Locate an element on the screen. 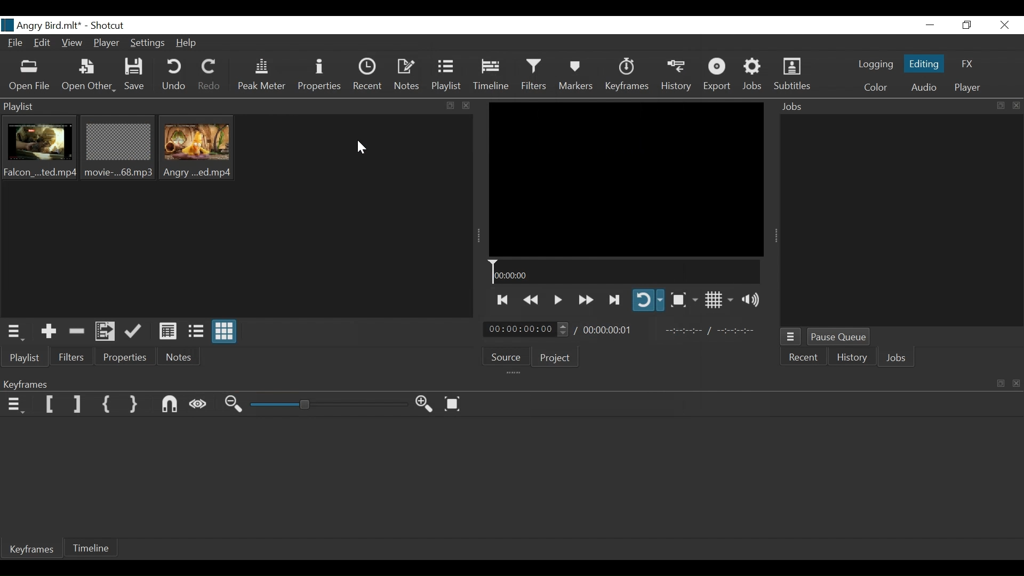 The width and height of the screenshot is (1024, 576). Color is located at coordinates (875, 86).